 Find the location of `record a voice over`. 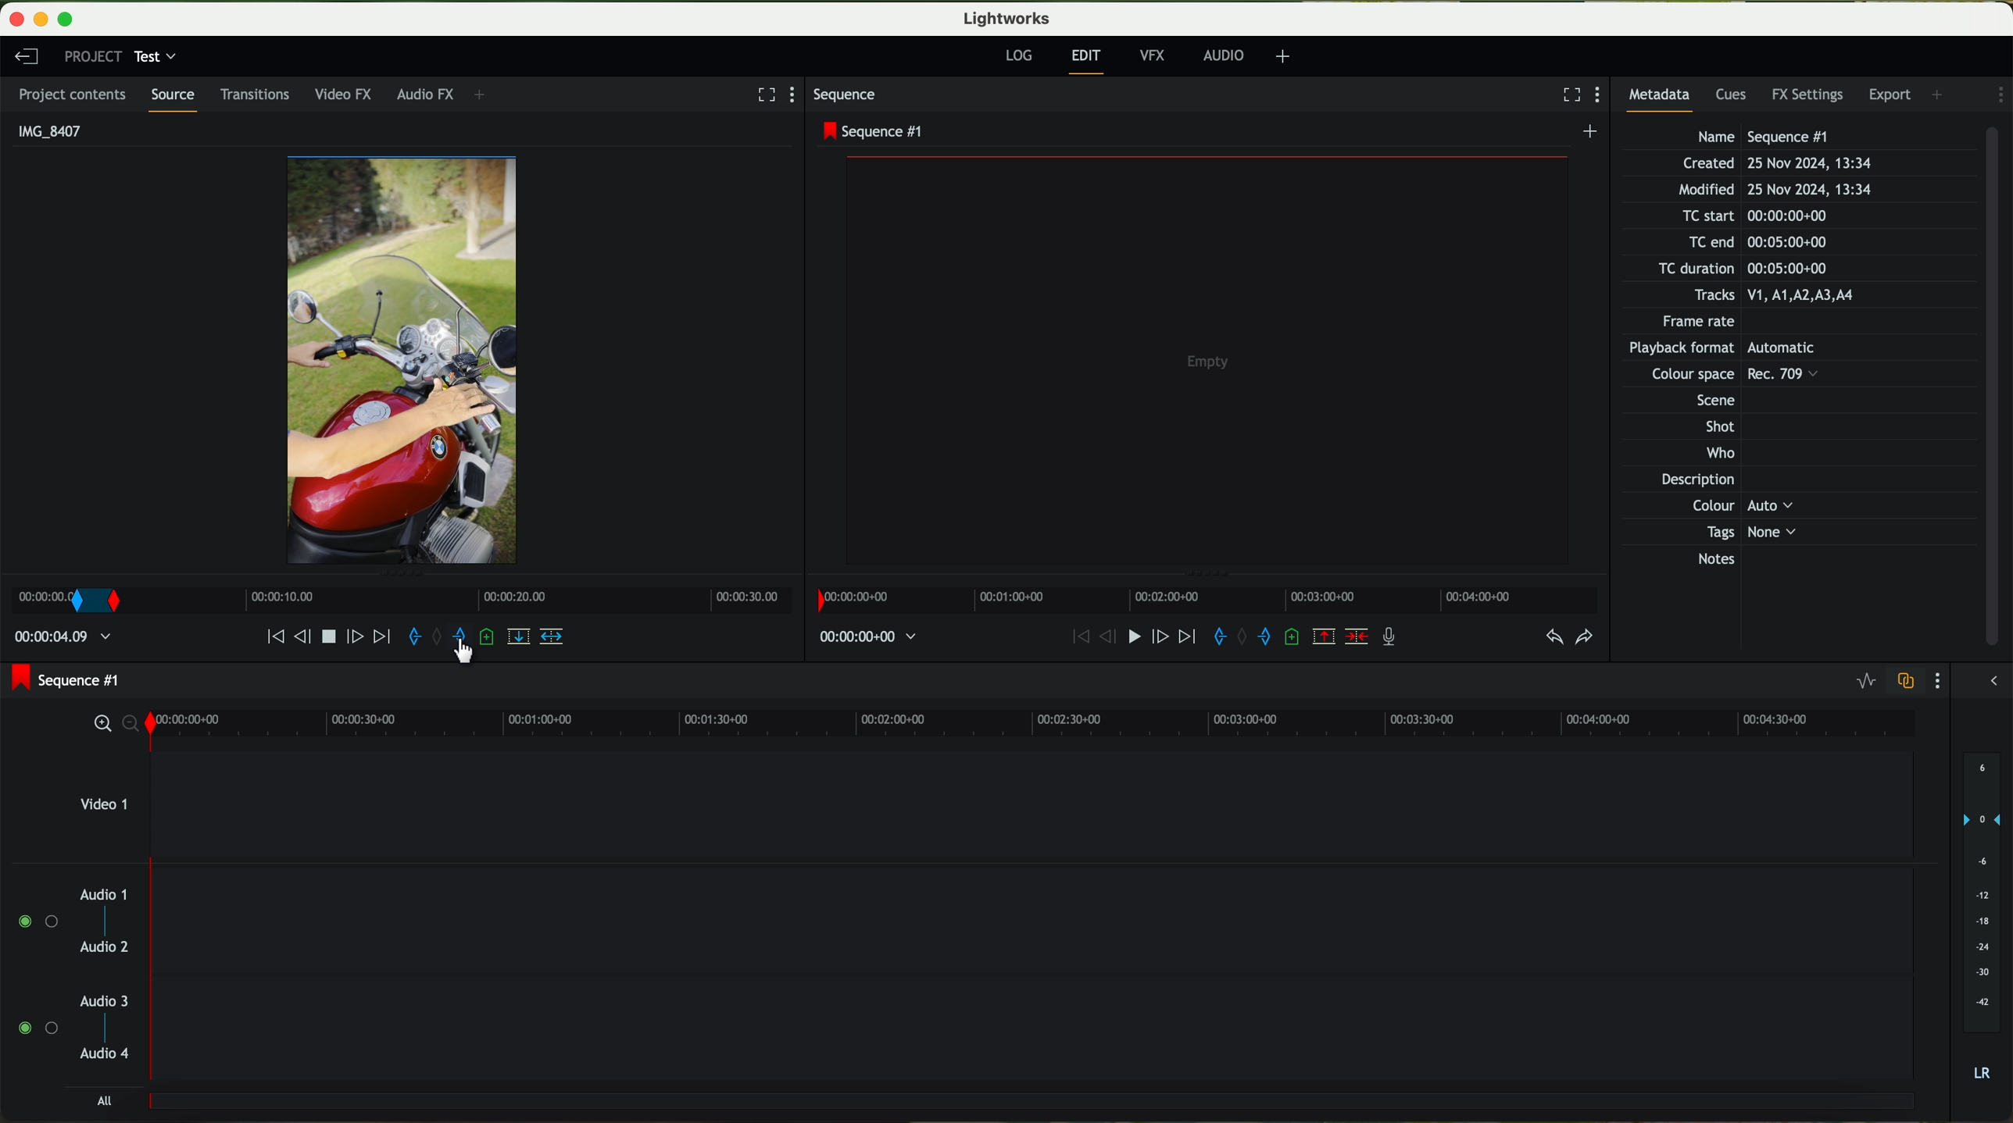

record a voice over is located at coordinates (1390, 636).